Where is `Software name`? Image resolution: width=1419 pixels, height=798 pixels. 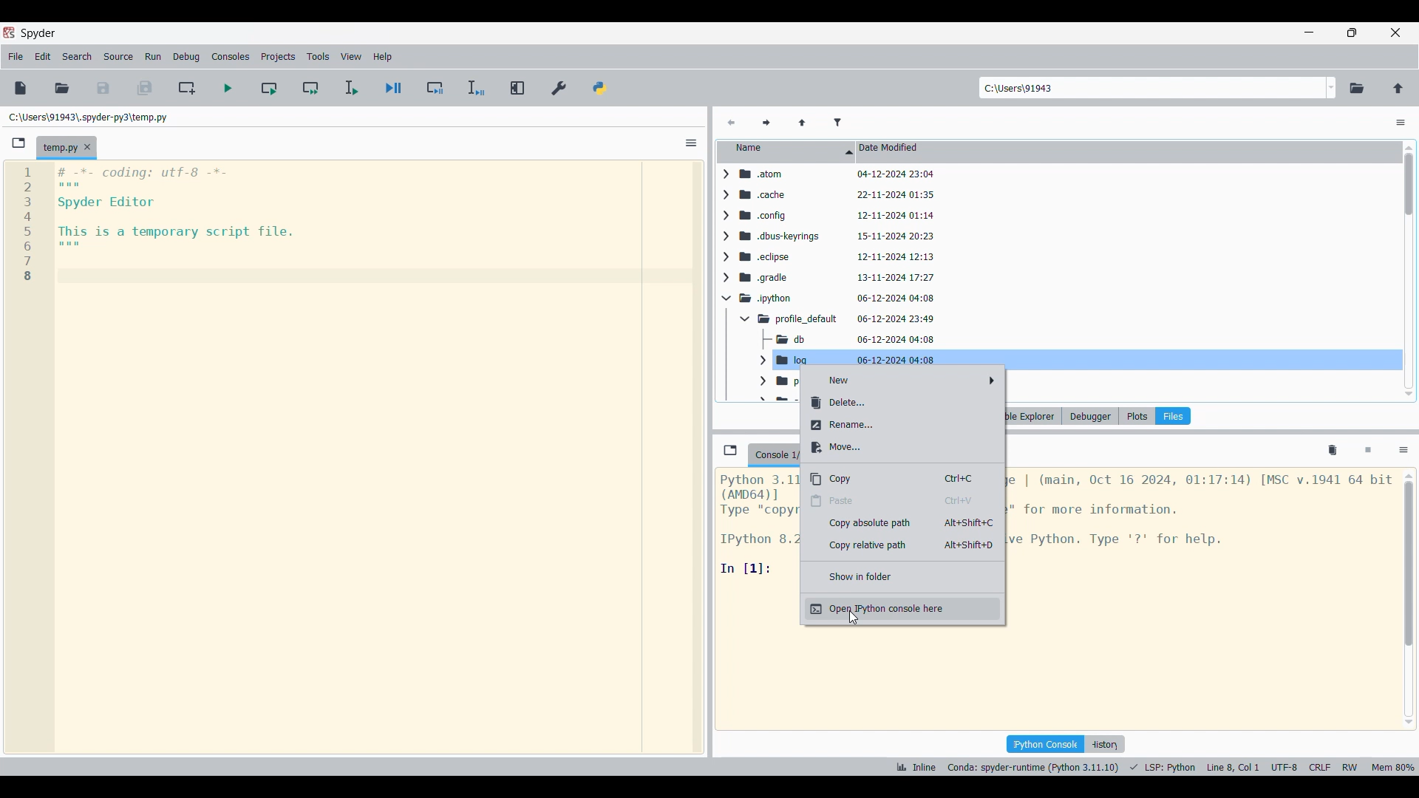 Software name is located at coordinates (39, 34).